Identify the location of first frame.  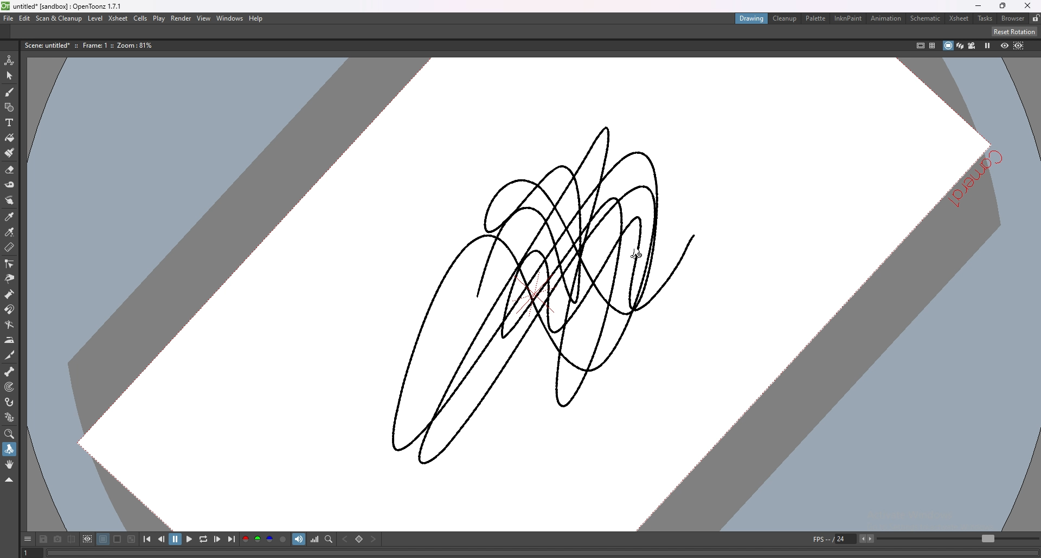
(148, 540).